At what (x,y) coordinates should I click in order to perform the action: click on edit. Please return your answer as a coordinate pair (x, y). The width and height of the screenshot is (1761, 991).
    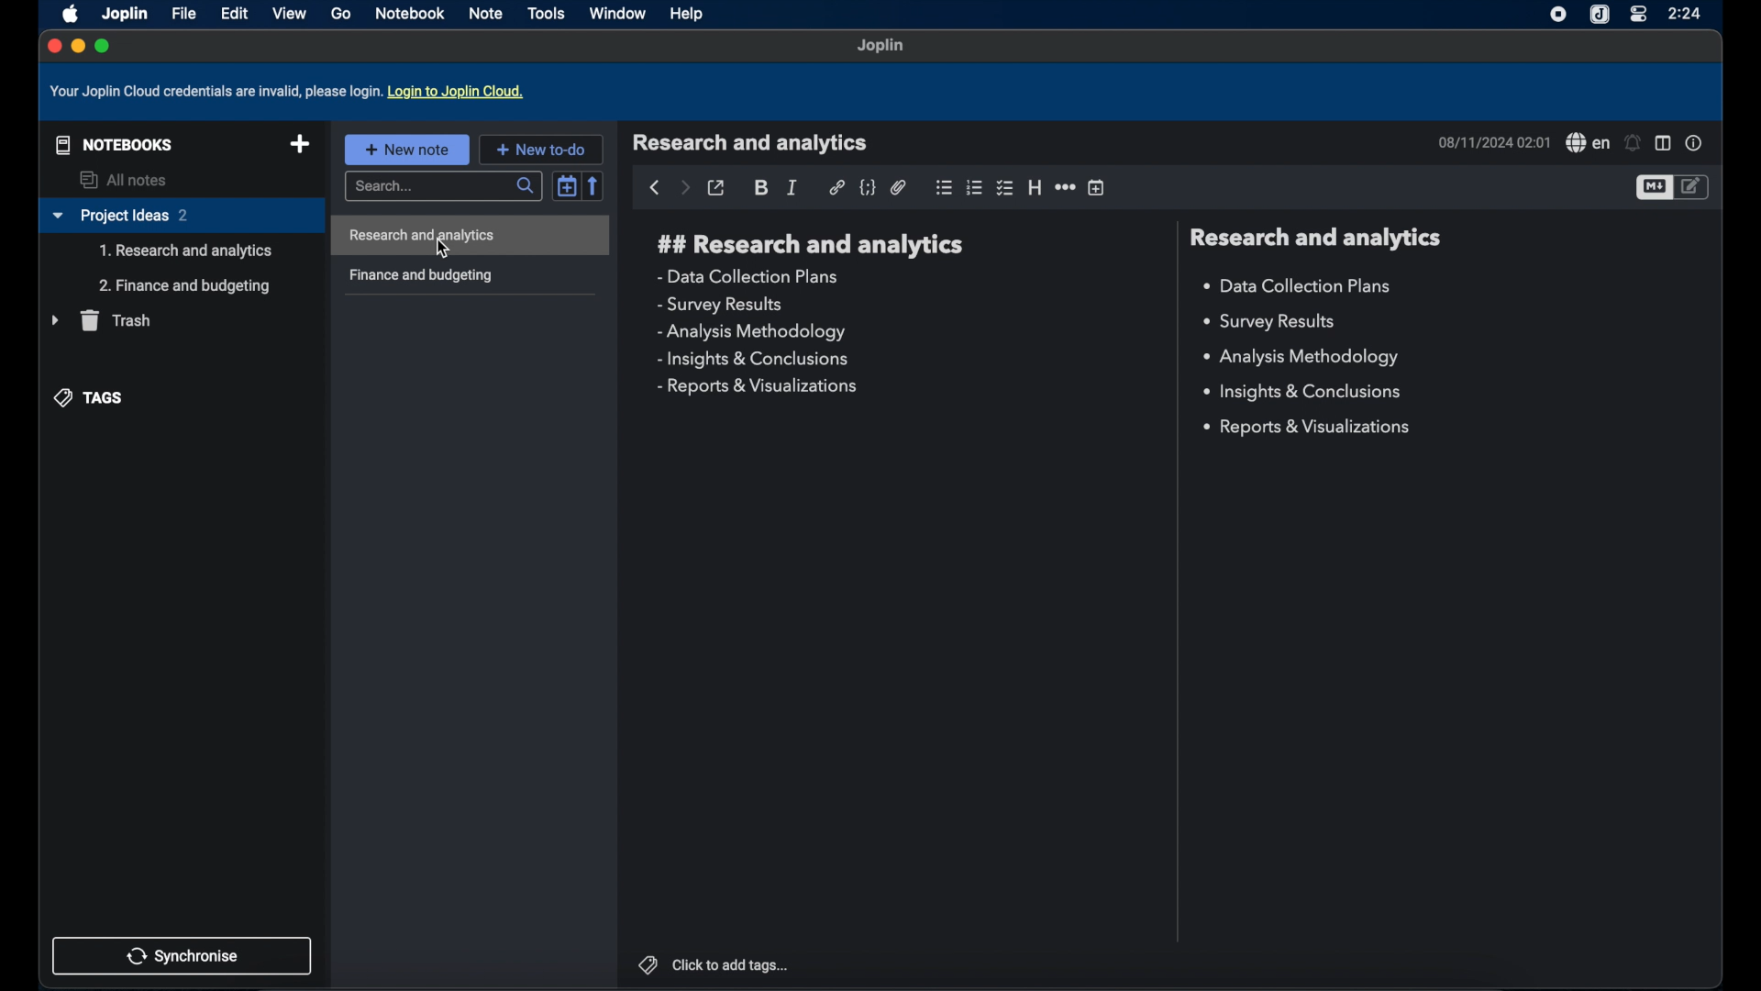
    Looking at the image, I should click on (234, 13).